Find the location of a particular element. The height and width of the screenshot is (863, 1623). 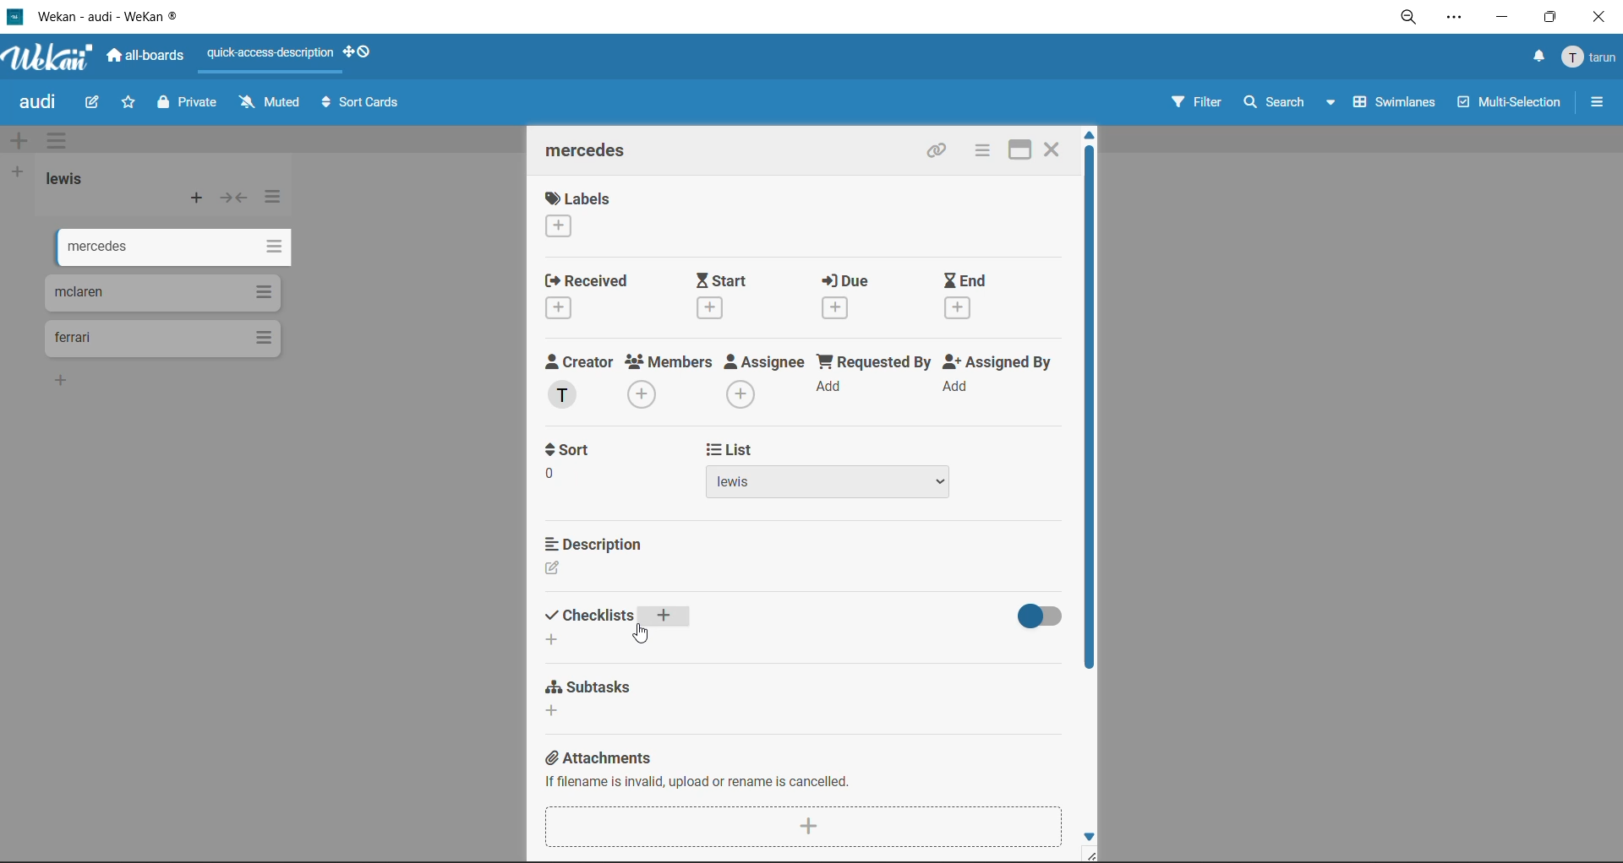

labels is located at coordinates (577, 217).